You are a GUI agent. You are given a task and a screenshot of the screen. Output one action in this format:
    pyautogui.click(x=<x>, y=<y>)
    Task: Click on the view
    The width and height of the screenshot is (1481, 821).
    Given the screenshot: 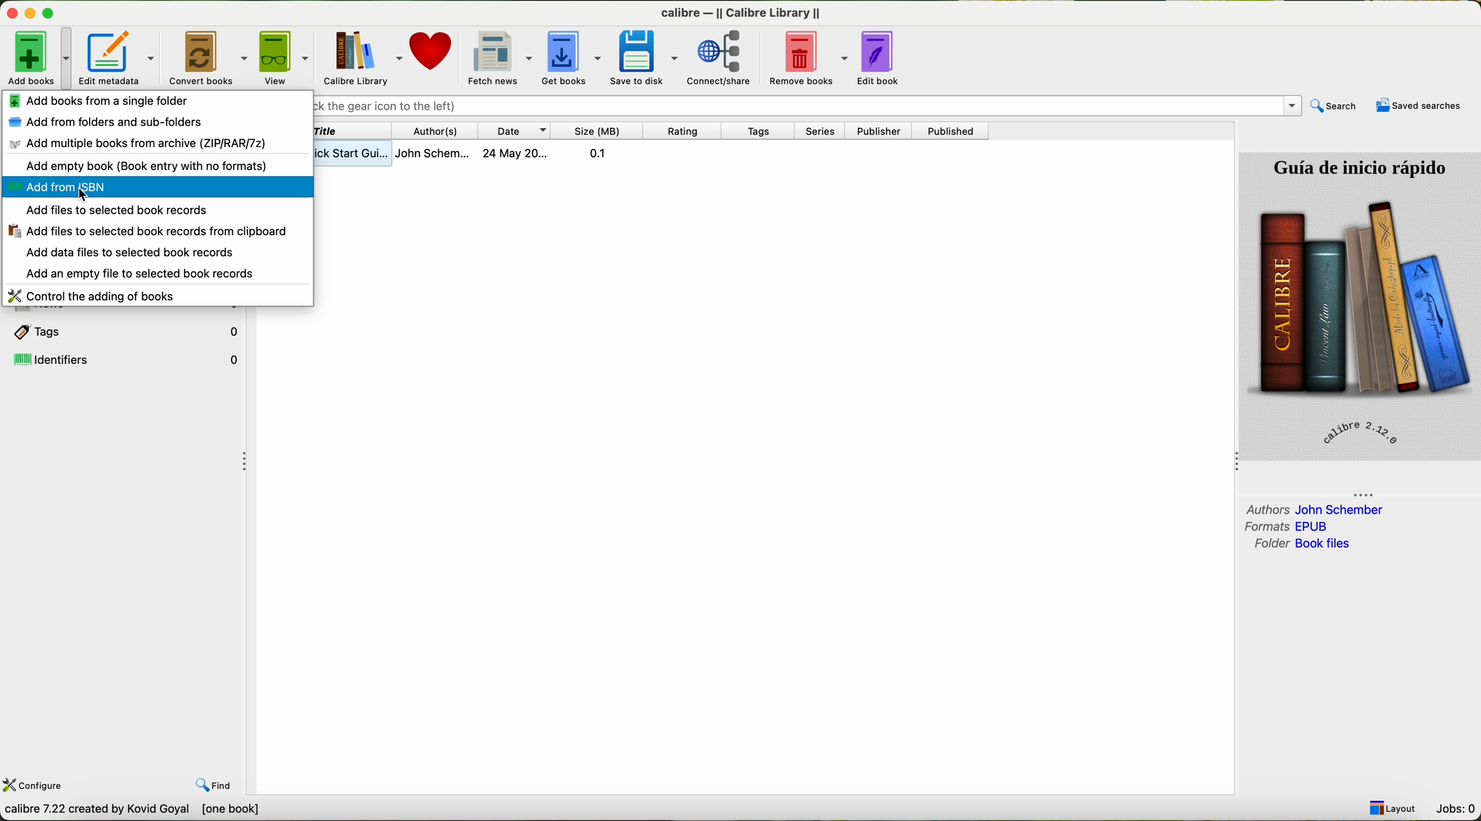 What is the action you would take?
    pyautogui.click(x=288, y=56)
    